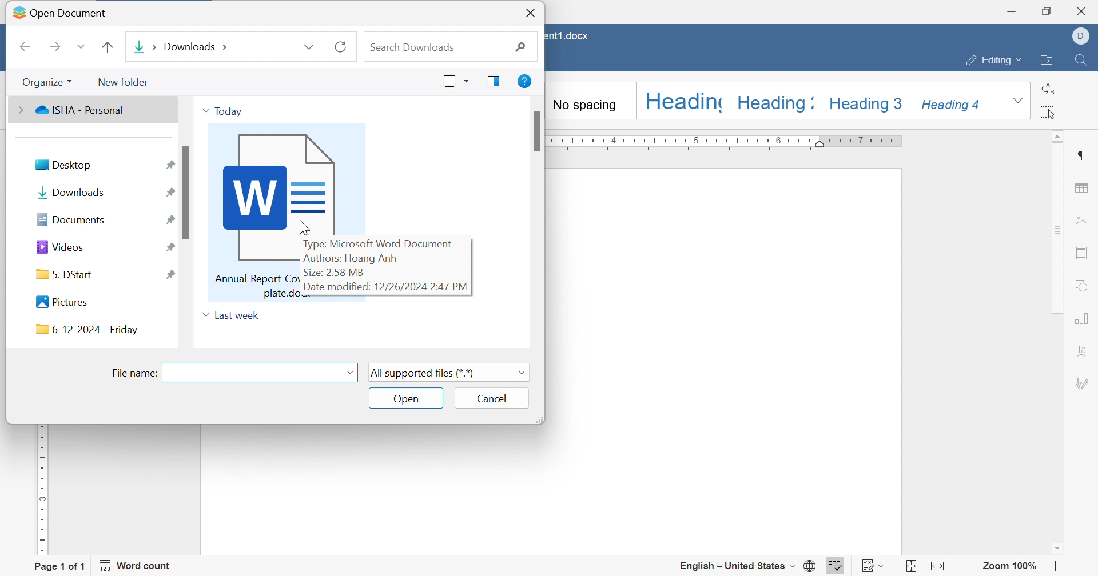 The width and height of the screenshot is (1098, 576). I want to click on drop down, so click(350, 375).